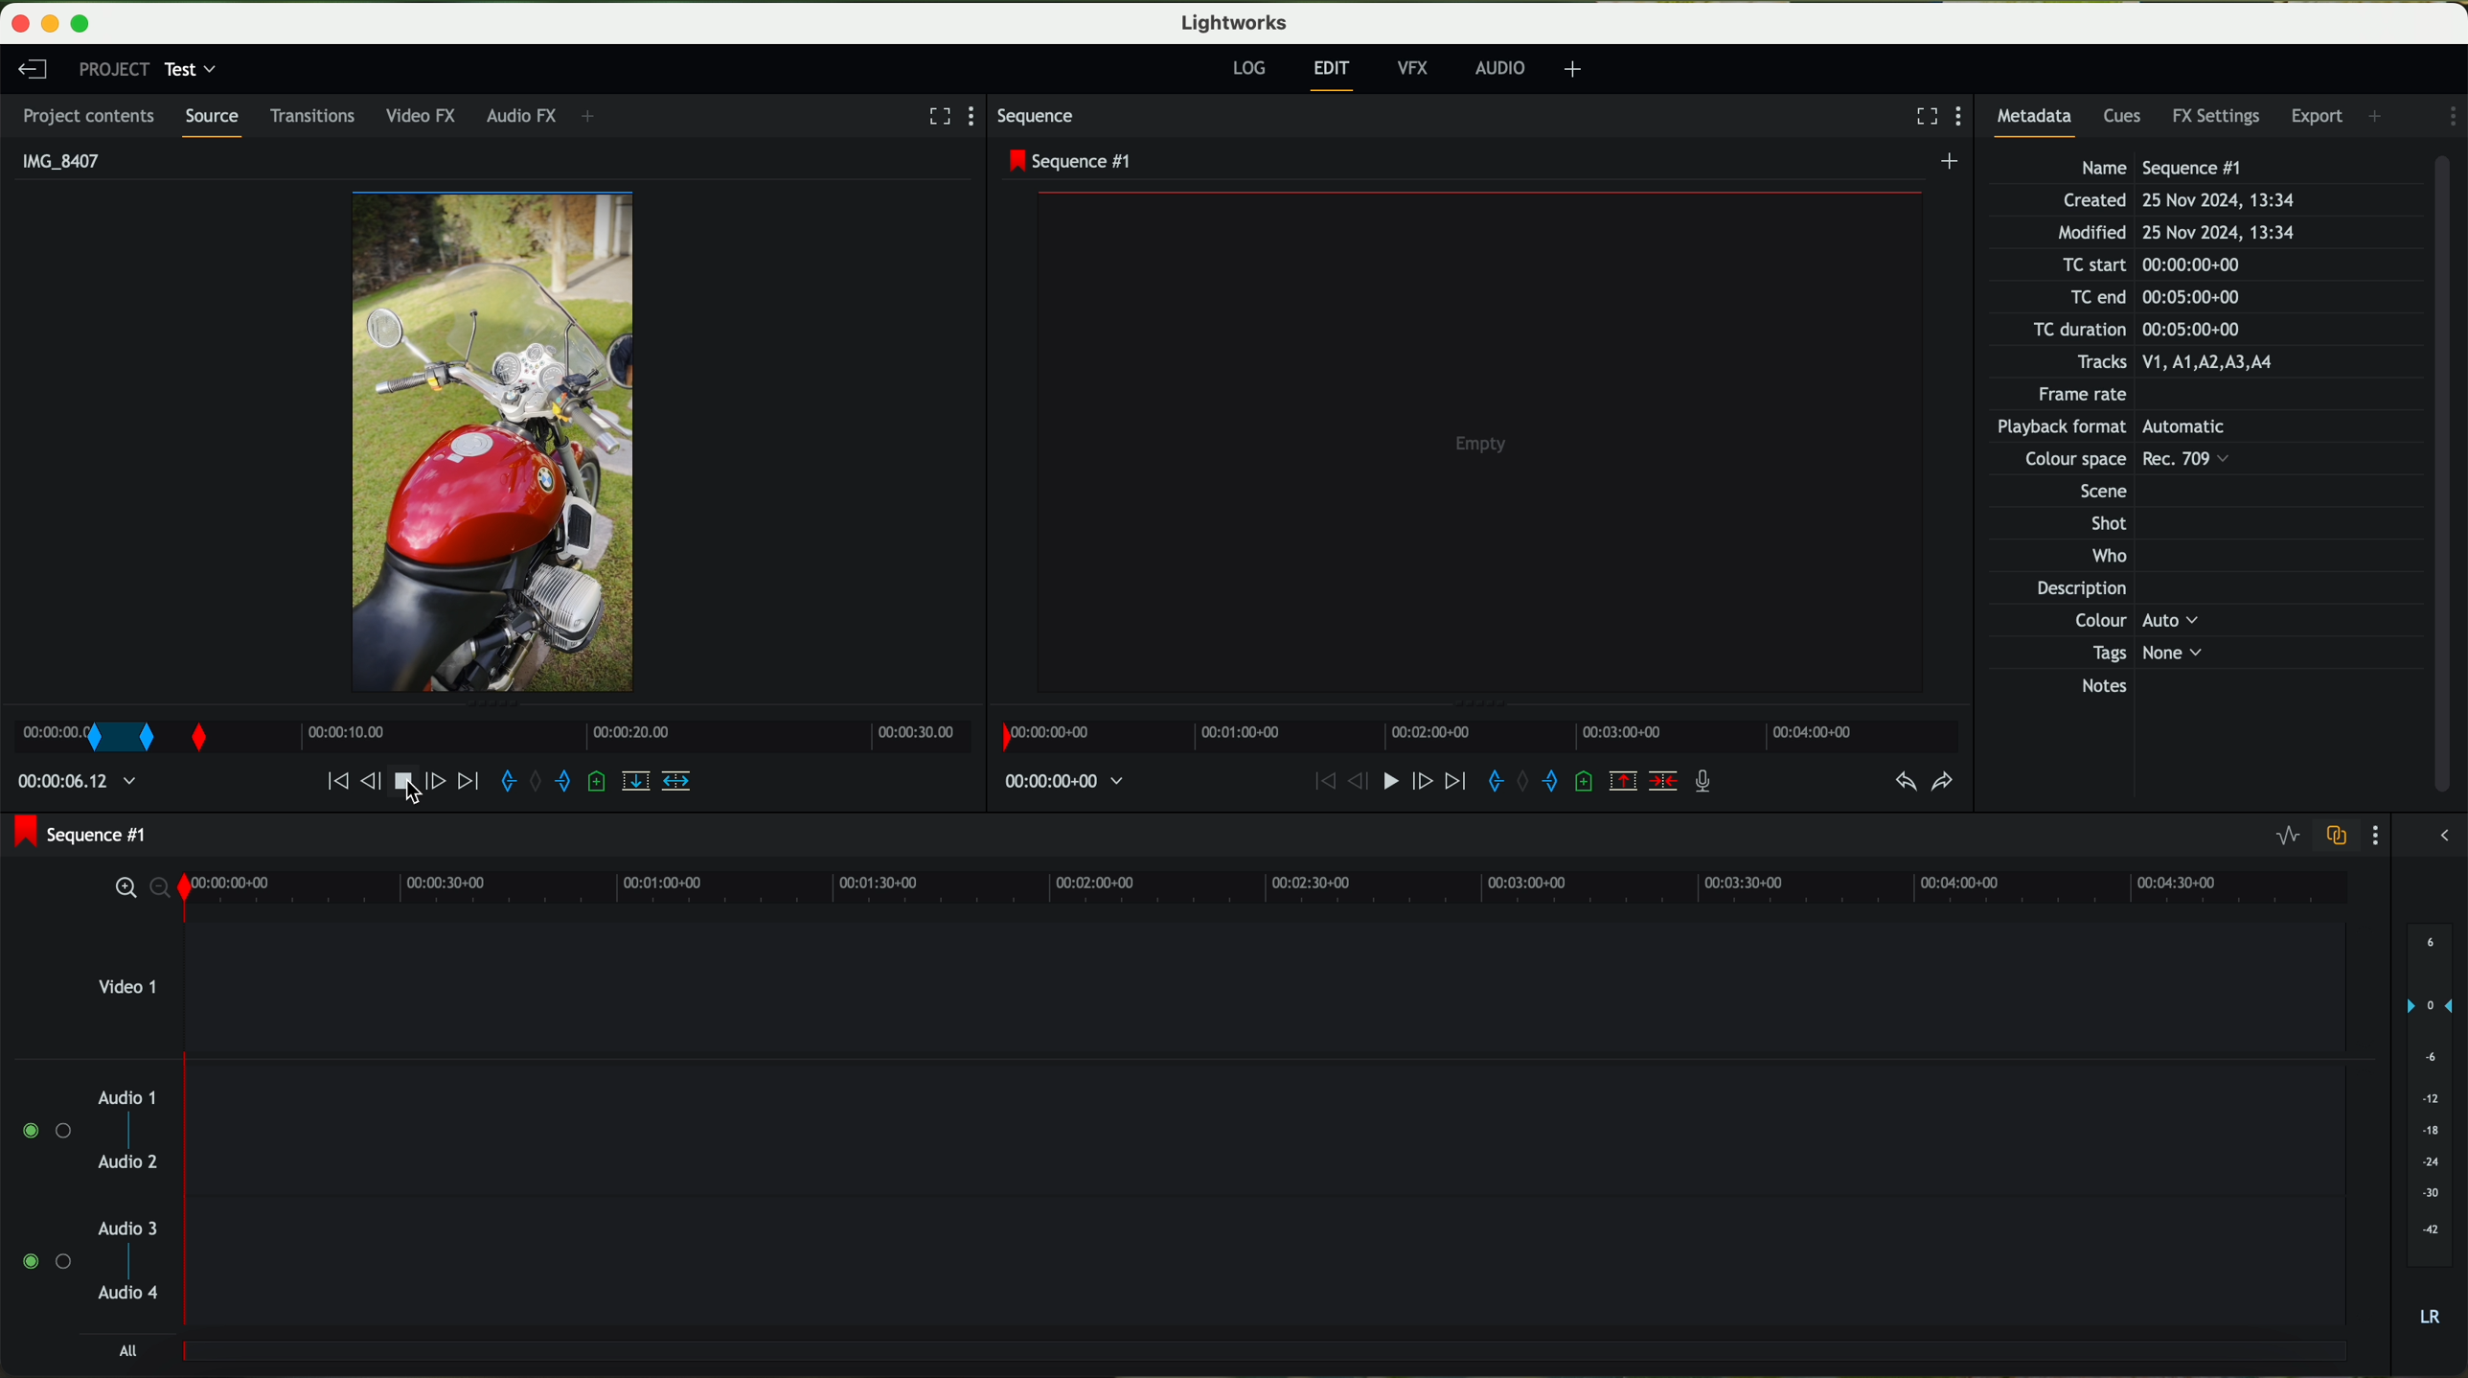 The image size is (2468, 1378). Describe the element at coordinates (2171, 363) in the screenshot. I see `Tracks` at that location.